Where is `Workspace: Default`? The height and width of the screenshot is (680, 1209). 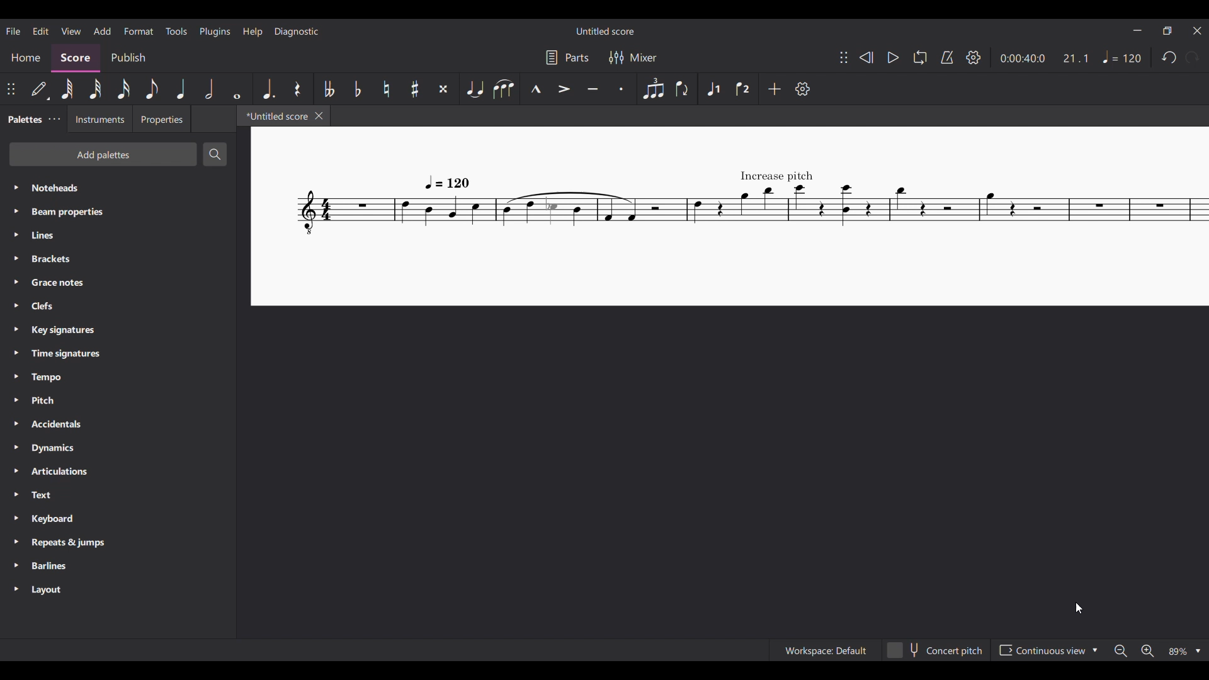
Workspace: Default is located at coordinates (826, 650).